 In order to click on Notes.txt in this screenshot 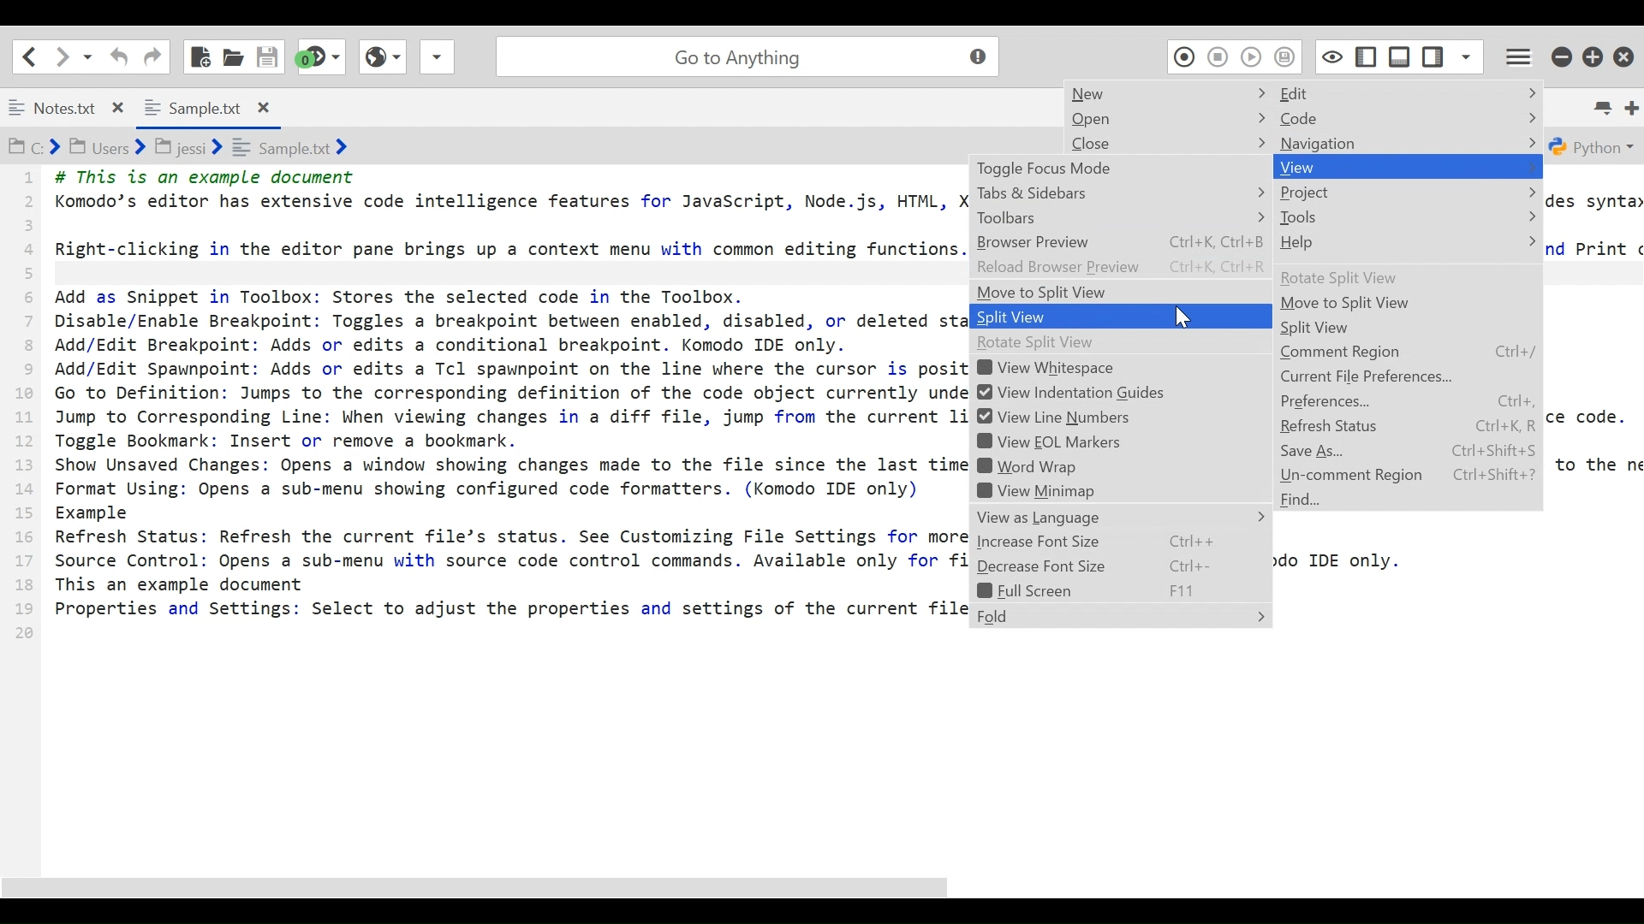, I will do `click(68, 108)`.